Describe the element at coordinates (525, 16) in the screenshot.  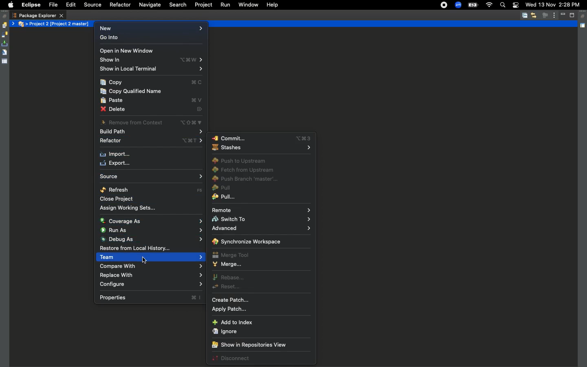
I see `Collapse all` at that location.